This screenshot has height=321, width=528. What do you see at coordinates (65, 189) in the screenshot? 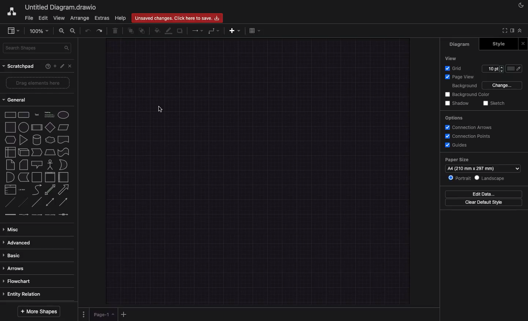
I see `arrow` at bounding box center [65, 189].